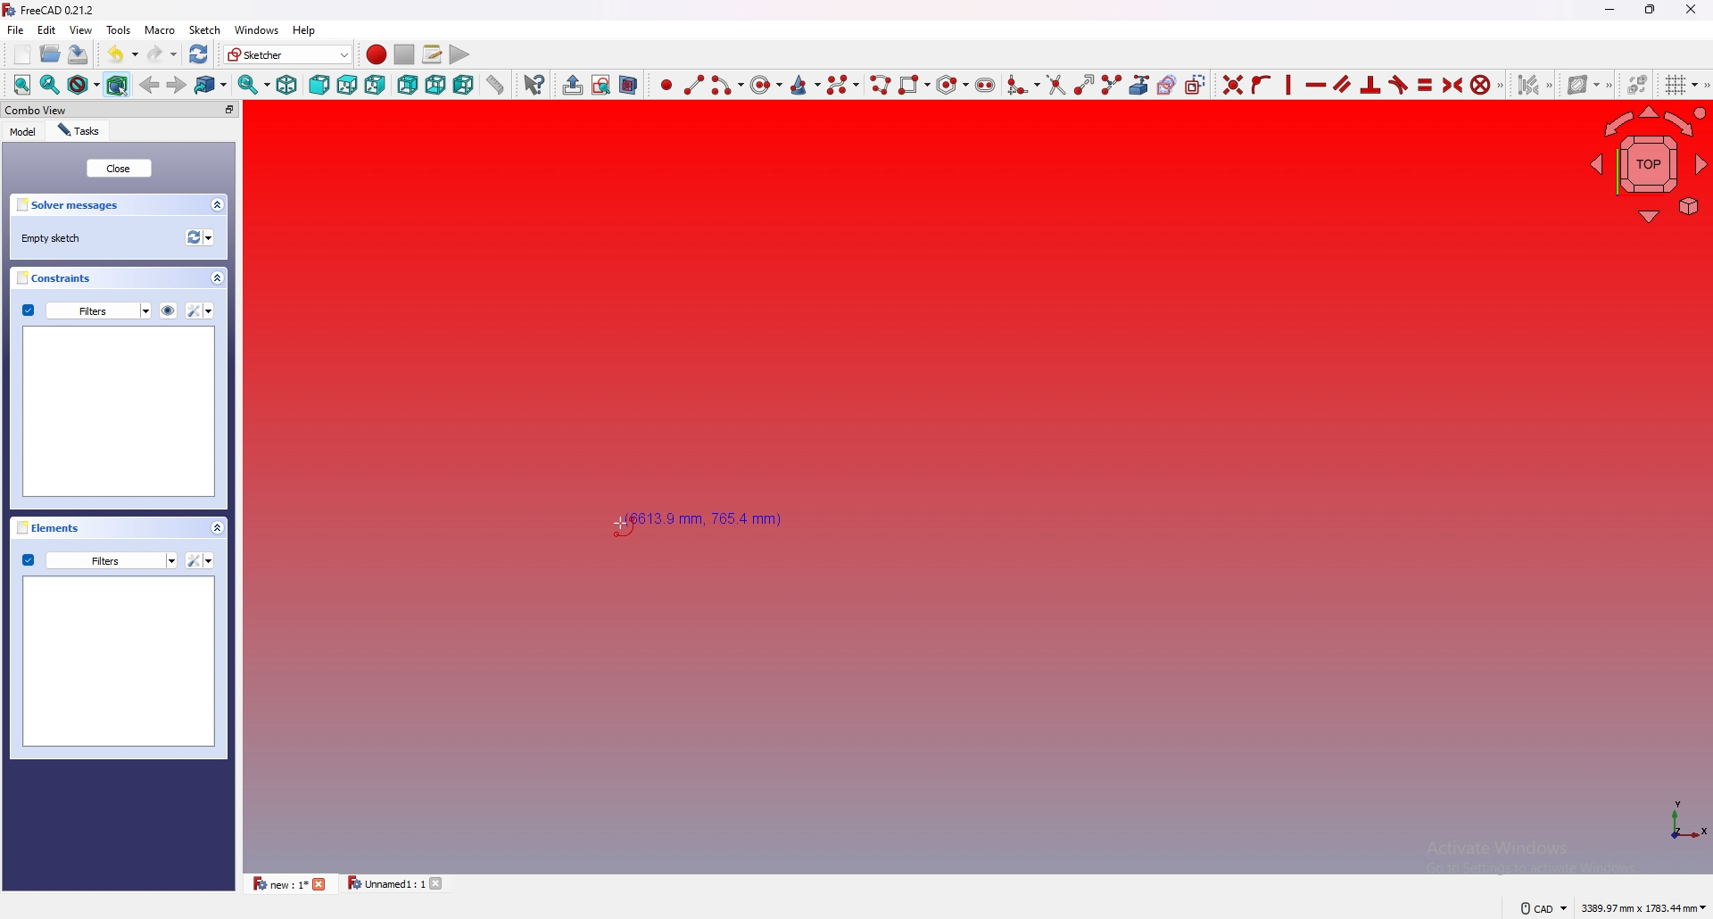 The image size is (1713, 919). What do you see at coordinates (408, 85) in the screenshot?
I see `back` at bounding box center [408, 85].